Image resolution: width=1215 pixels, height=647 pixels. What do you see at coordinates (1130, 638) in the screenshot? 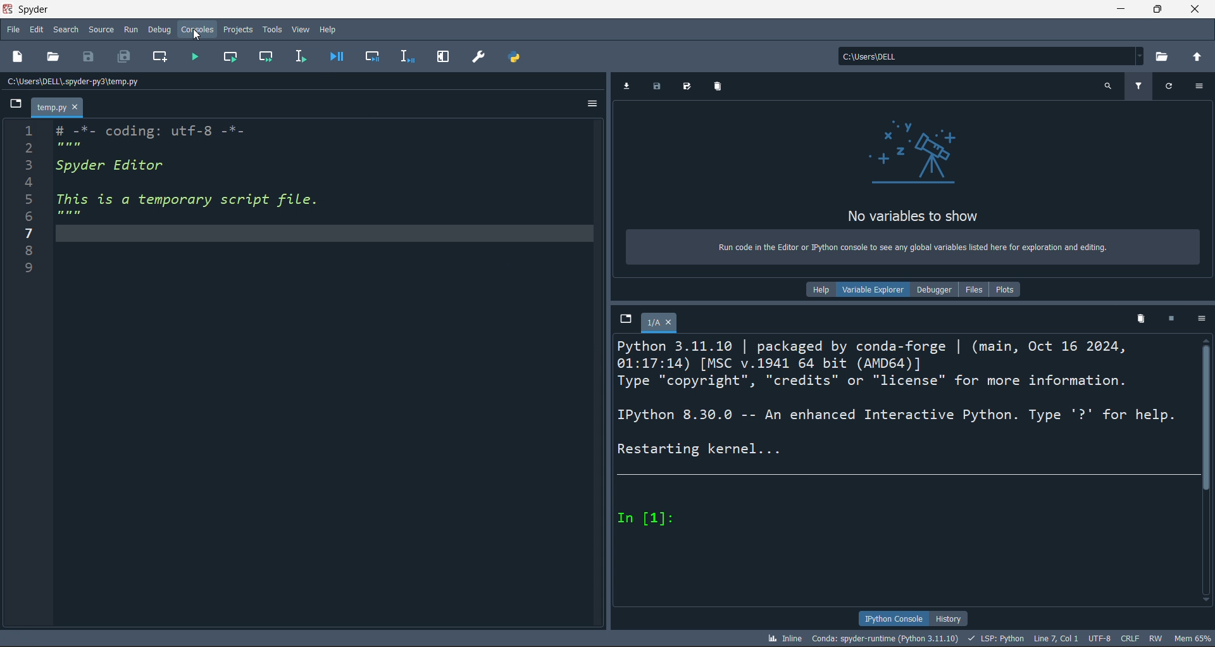
I see `crlf` at bounding box center [1130, 638].